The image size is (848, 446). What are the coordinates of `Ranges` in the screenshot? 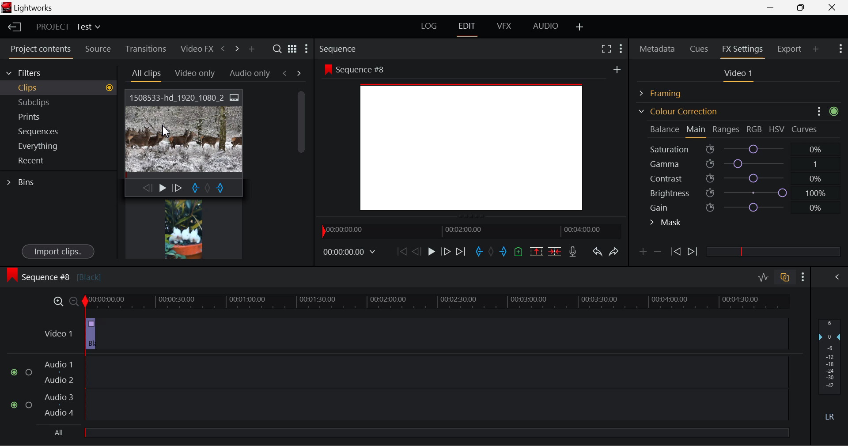 It's located at (726, 130).